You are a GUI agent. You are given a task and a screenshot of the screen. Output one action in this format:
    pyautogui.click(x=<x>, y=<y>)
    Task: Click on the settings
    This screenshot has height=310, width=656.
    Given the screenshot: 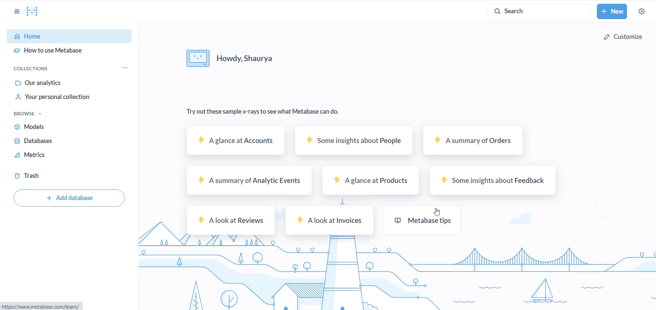 What is the action you would take?
    pyautogui.click(x=641, y=12)
    